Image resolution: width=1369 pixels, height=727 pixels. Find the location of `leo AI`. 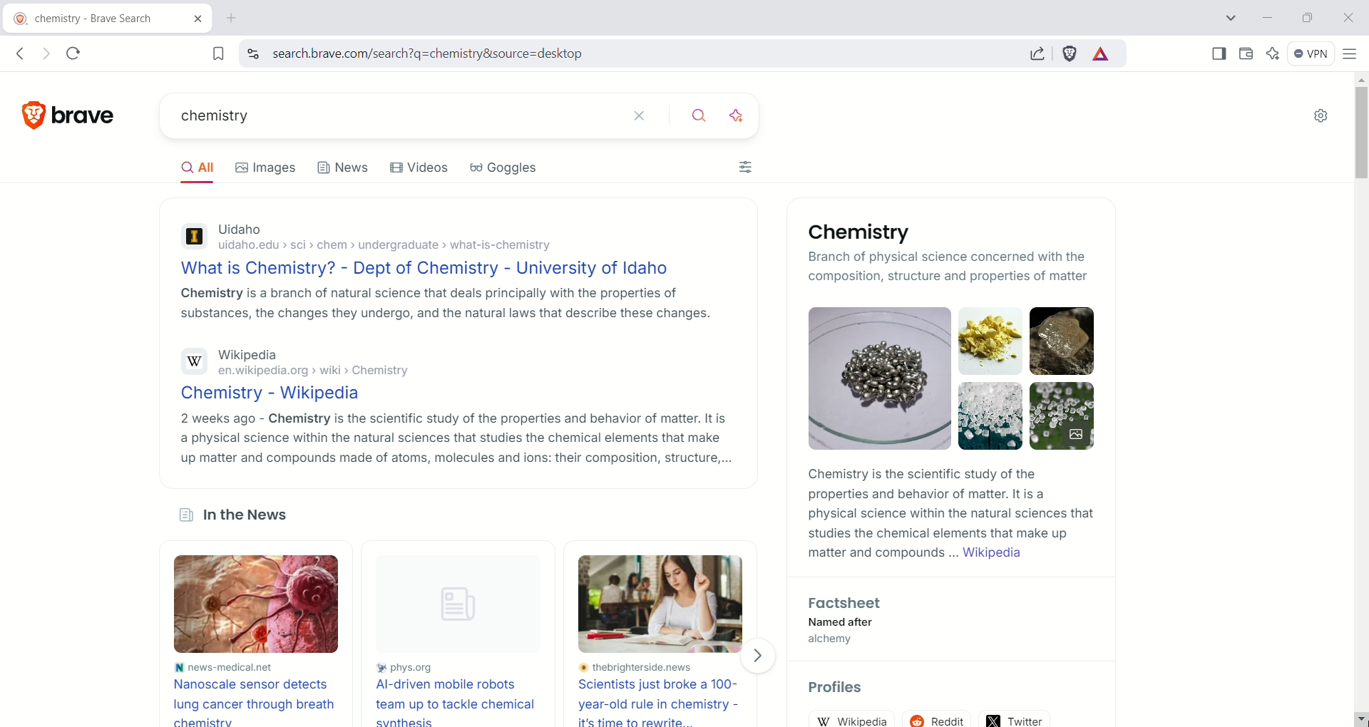

leo AI is located at coordinates (1273, 53).